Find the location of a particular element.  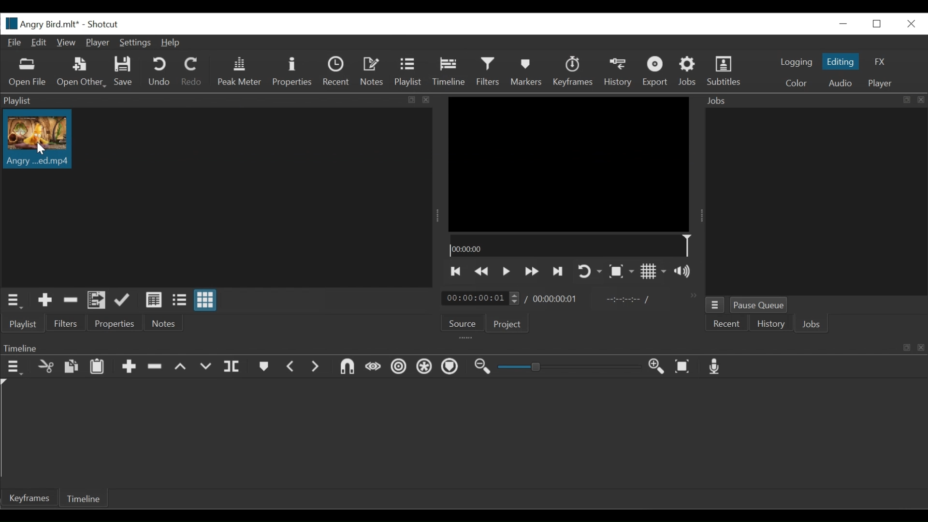

Add files to the playlist is located at coordinates (96, 301).